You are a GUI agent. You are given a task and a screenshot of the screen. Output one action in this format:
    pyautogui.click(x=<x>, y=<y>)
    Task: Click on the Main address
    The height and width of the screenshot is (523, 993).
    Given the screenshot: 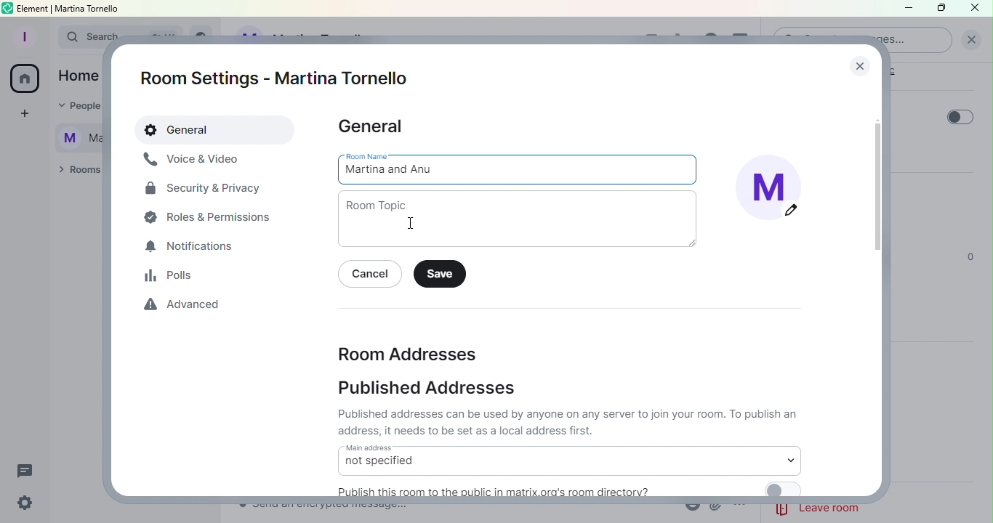 What is the action you would take?
    pyautogui.click(x=568, y=460)
    